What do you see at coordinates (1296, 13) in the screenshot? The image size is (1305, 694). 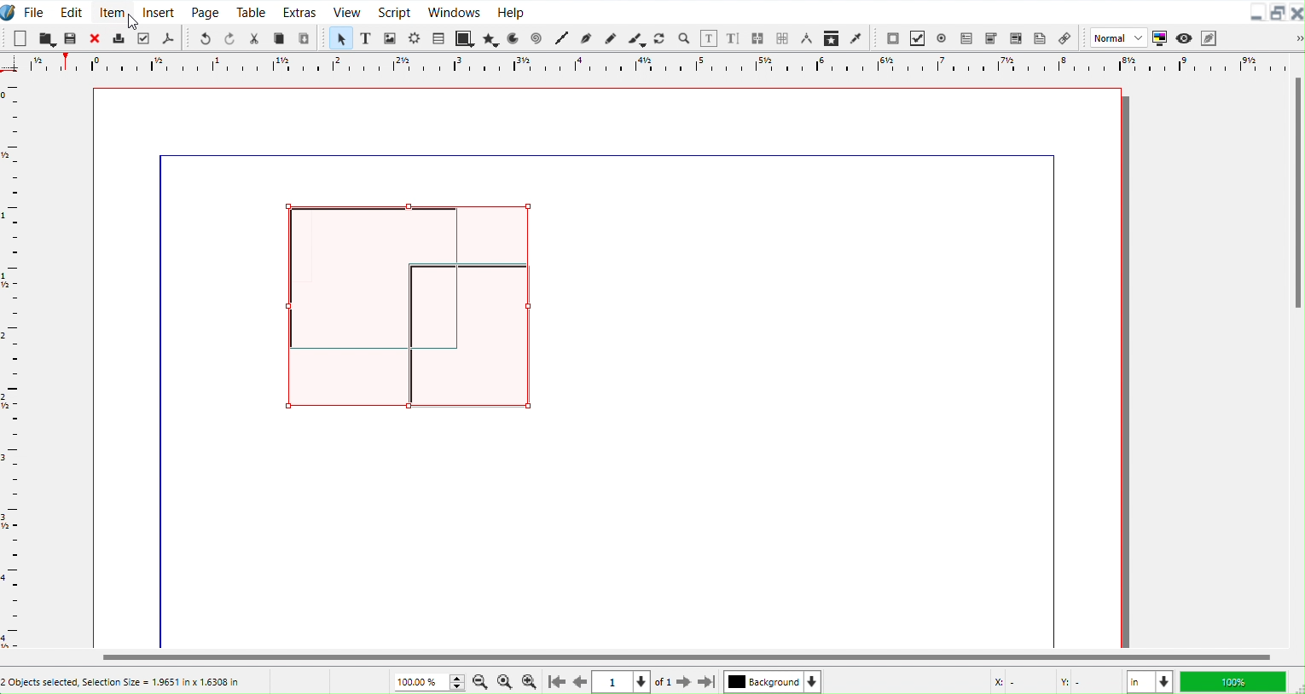 I see `Close` at bounding box center [1296, 13].